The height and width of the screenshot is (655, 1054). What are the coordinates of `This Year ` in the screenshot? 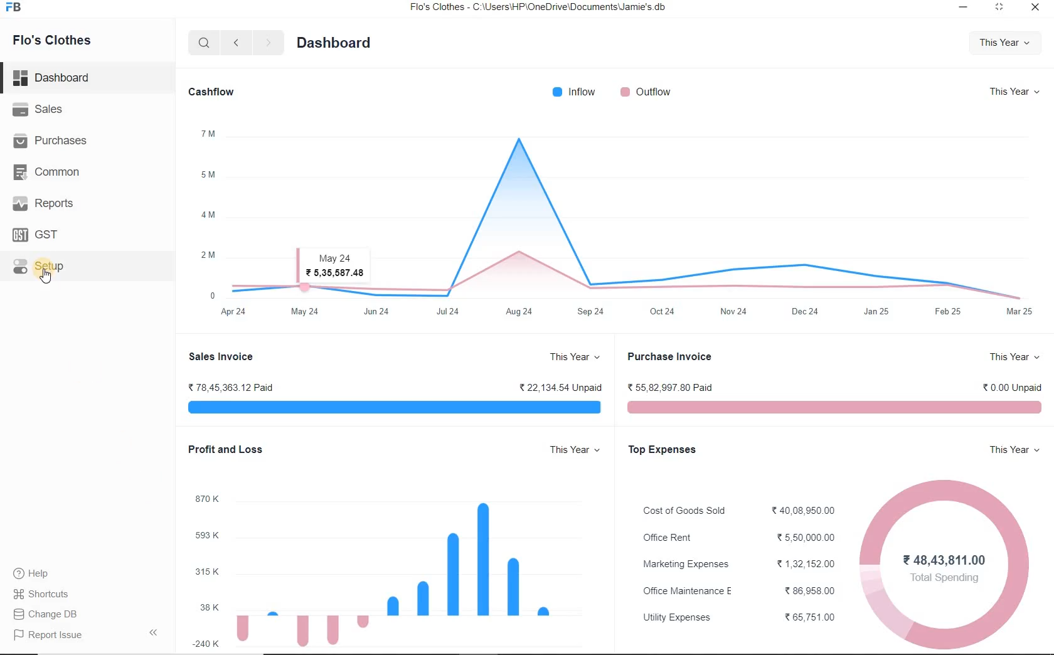 It's located at (1014, 358).